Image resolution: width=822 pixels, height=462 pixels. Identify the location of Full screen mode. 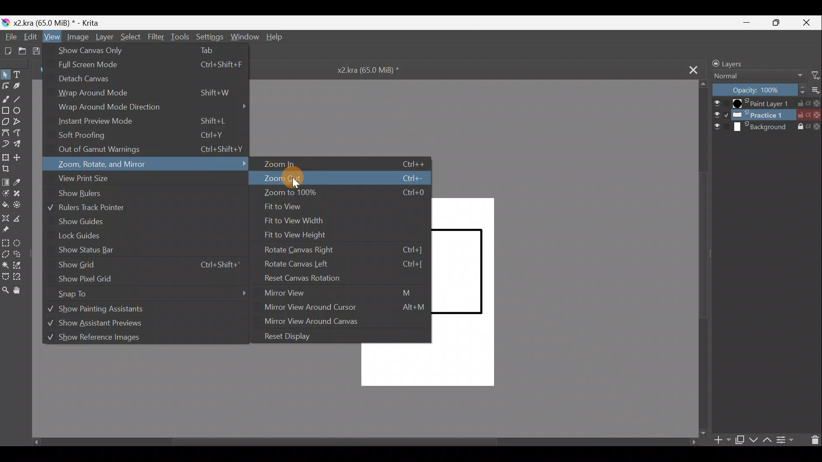
(148, 66).